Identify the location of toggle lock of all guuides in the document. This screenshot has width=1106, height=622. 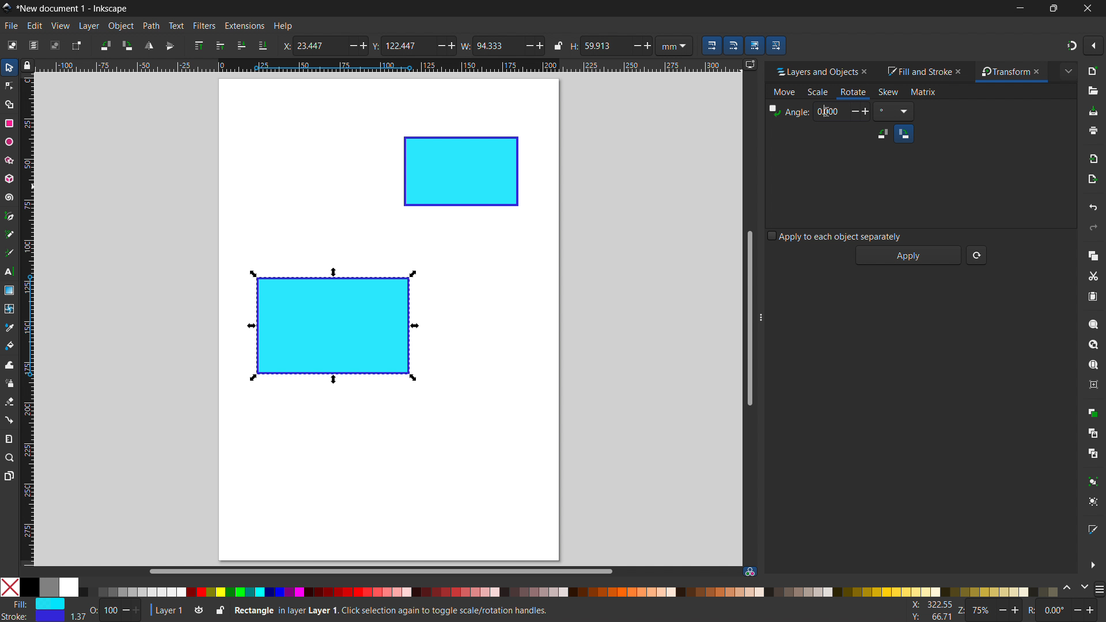
(27, 65).